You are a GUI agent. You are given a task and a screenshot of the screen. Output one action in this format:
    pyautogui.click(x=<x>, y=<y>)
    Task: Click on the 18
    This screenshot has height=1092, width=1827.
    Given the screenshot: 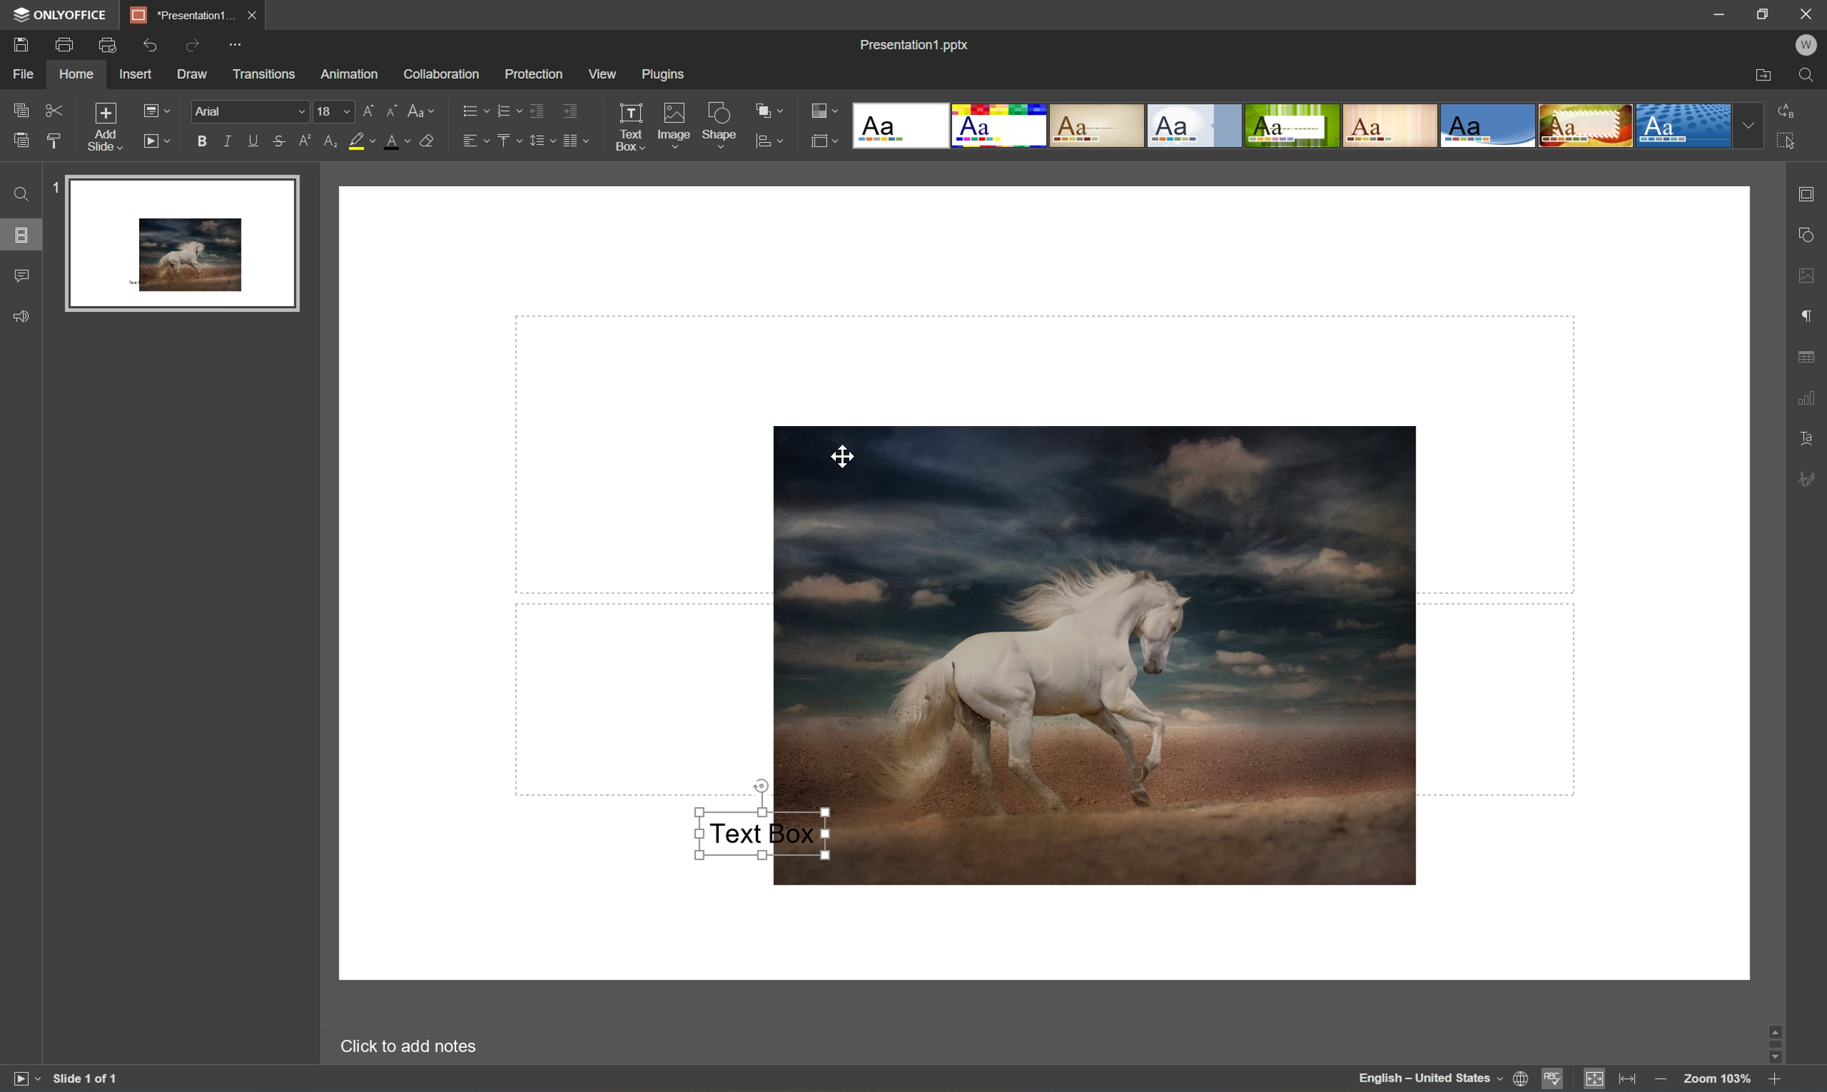 What is the action you would take?
    pyautogui.click(x=333, y=112)
    